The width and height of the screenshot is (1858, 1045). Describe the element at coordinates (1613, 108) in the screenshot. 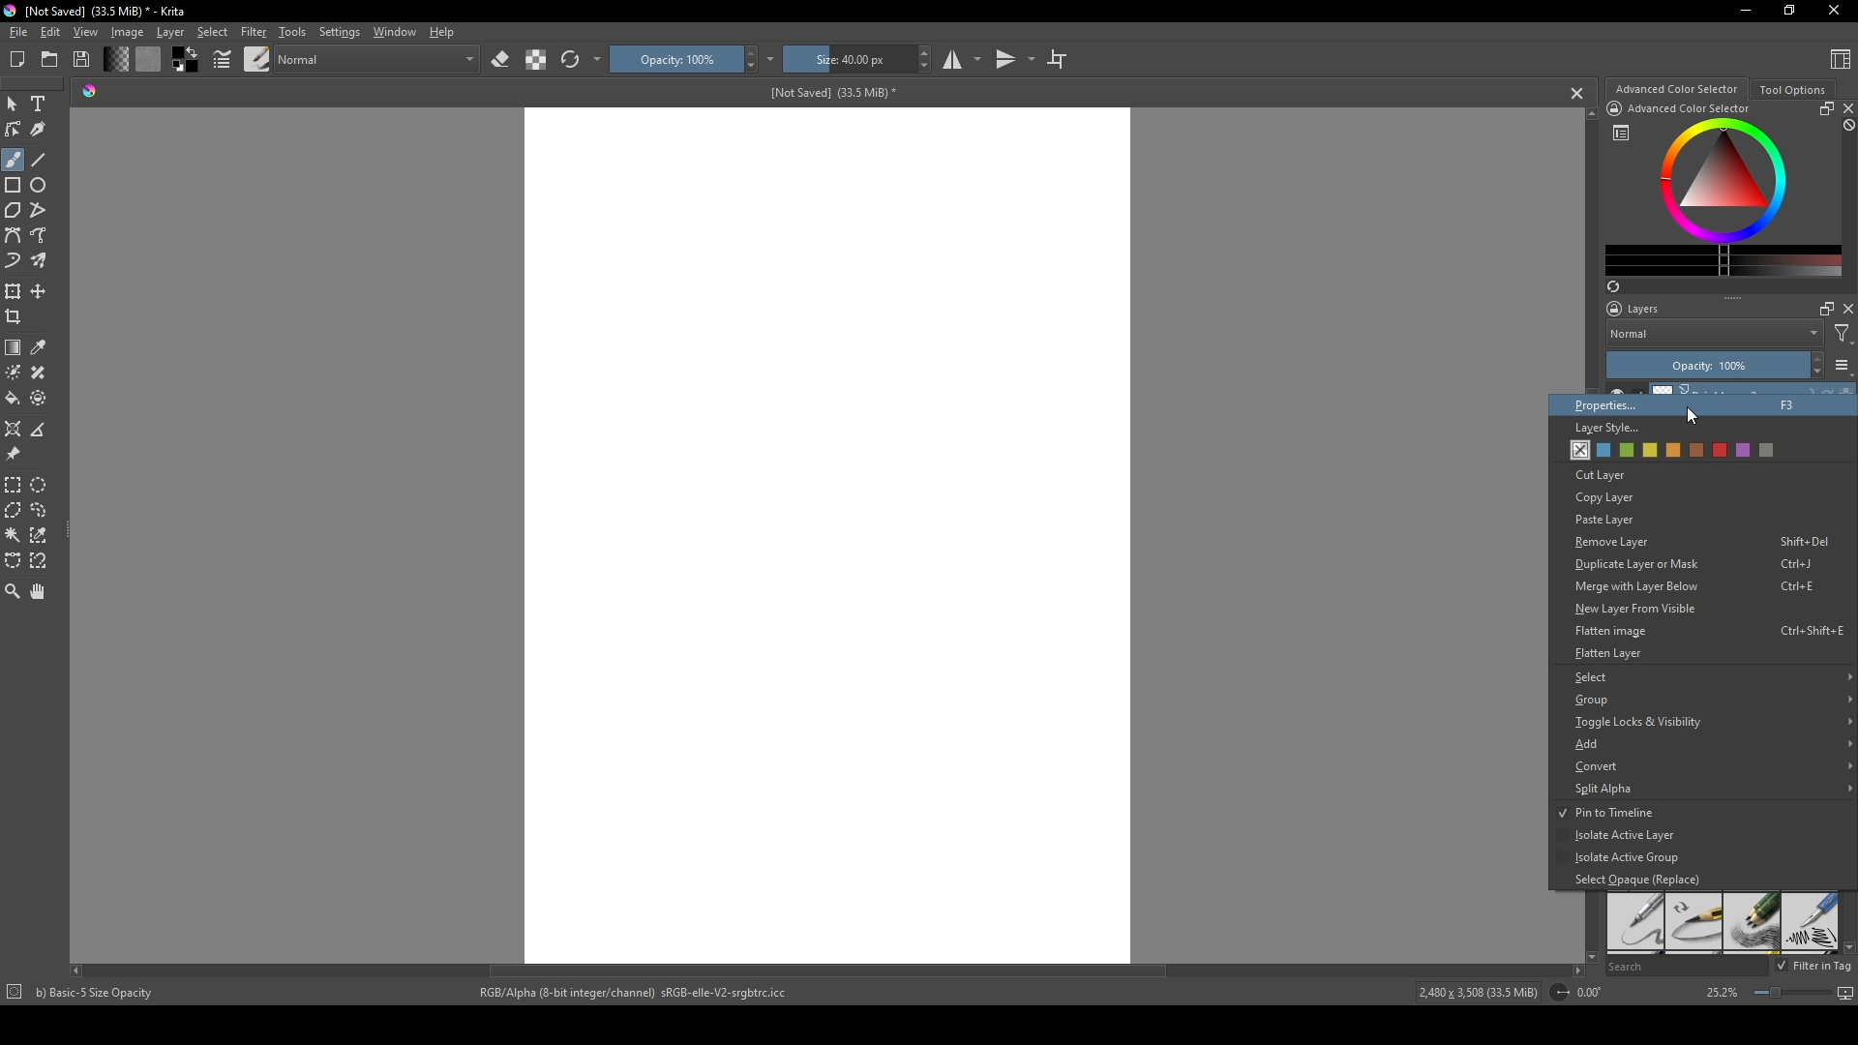

I see `icon` at that location.